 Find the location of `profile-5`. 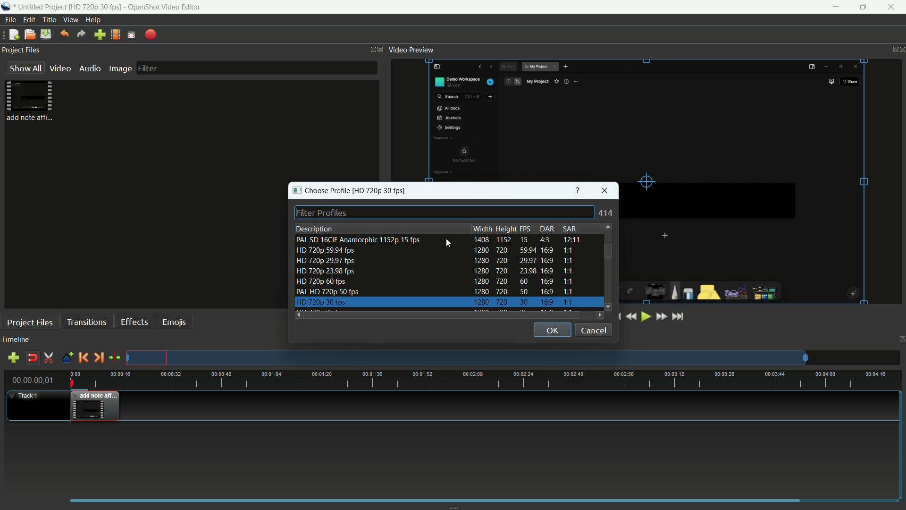

profile-5 is located at coordinates (436, 281).